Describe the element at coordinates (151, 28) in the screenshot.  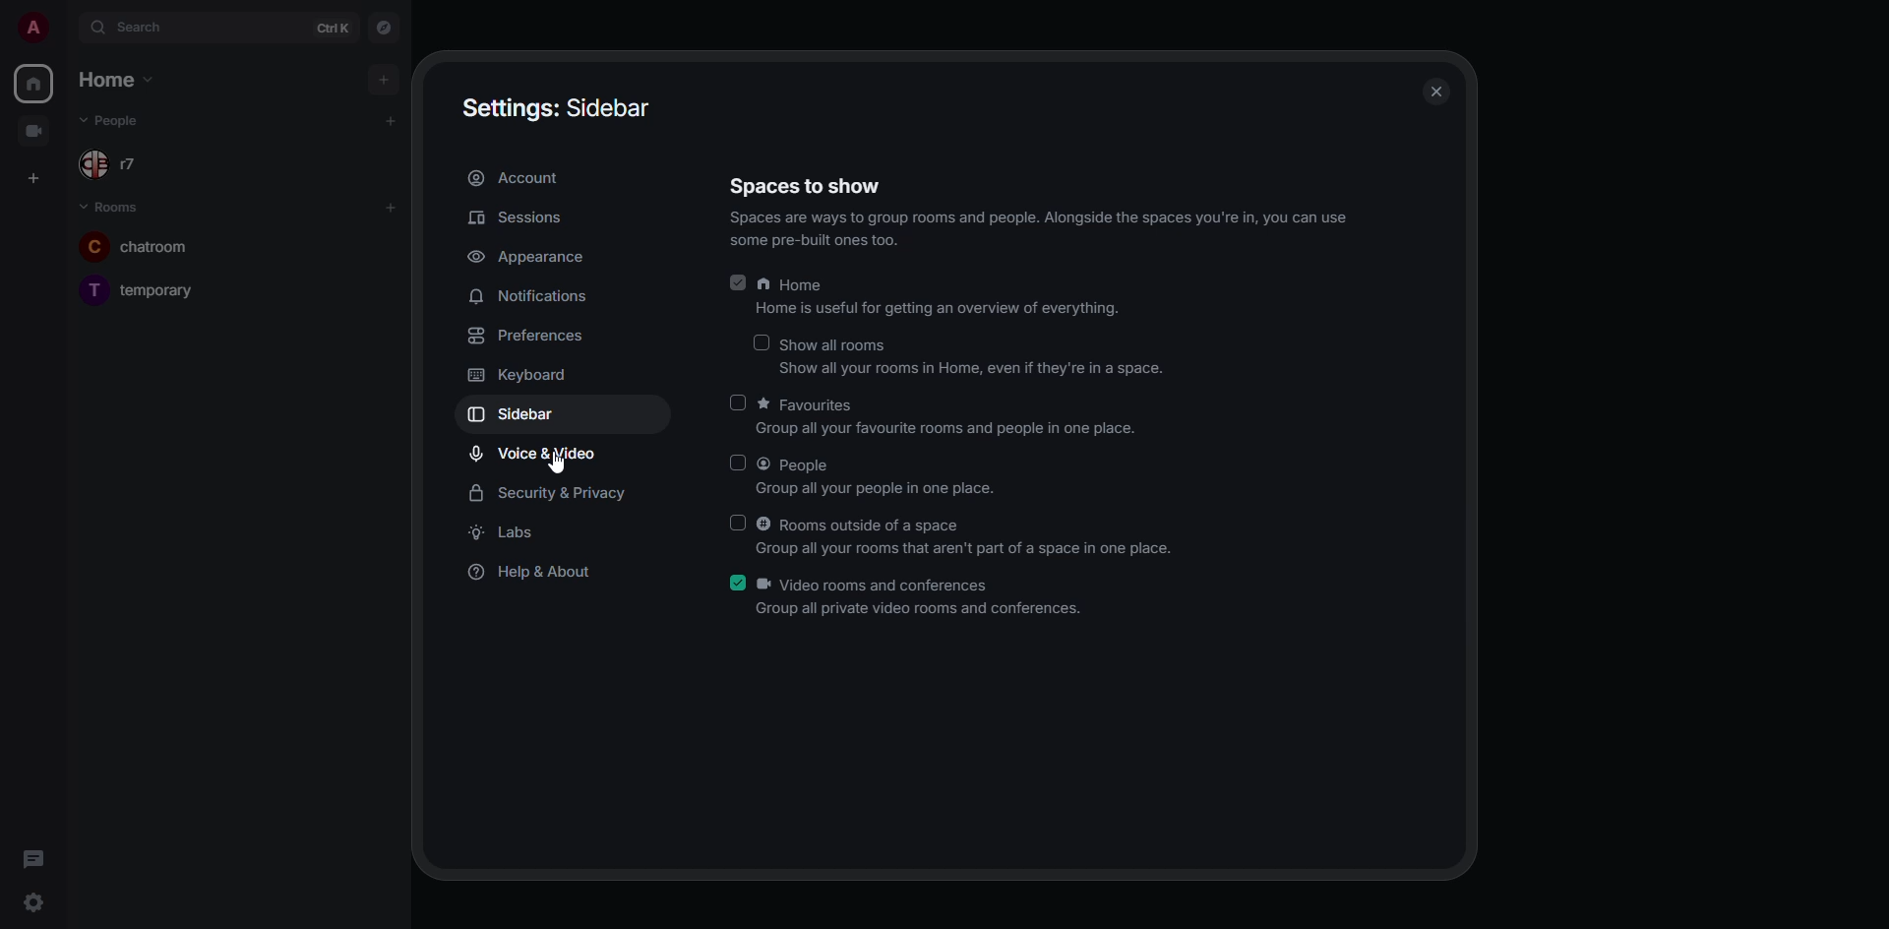
I see `search` at that location.